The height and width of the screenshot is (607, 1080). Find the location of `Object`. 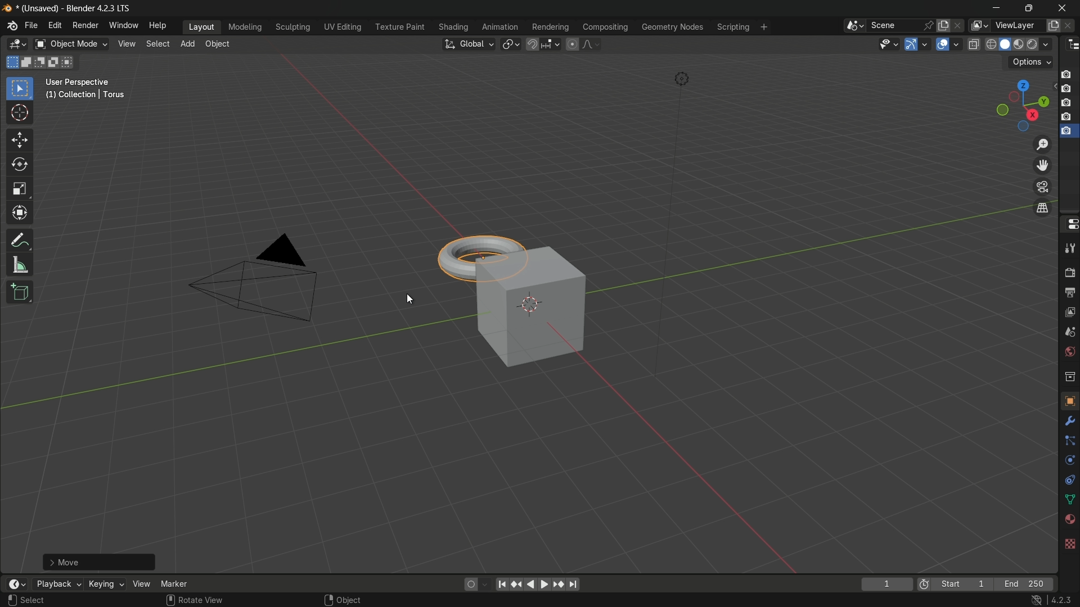

Object is located at coordinates (349, 600).